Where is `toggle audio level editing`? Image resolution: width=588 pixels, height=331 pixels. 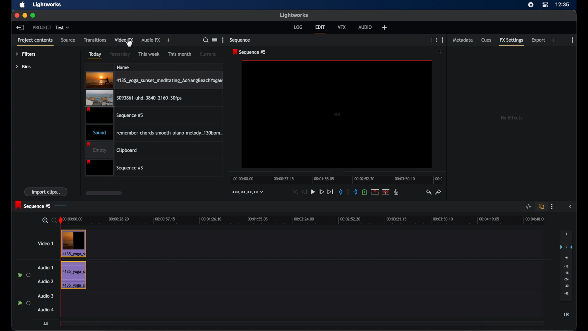
toggle audio level editing is located at coordinates (527, 207).